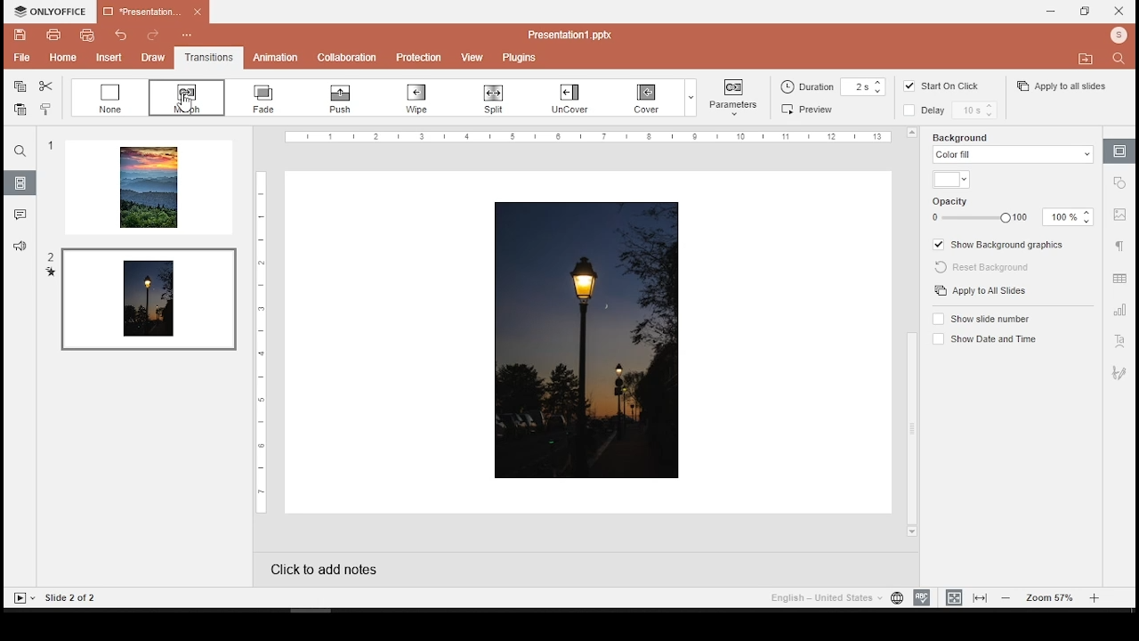  What do you see at coordinates (731, 100) in the screenshot?
I see `change slide size` at bounding box center [731, 100].